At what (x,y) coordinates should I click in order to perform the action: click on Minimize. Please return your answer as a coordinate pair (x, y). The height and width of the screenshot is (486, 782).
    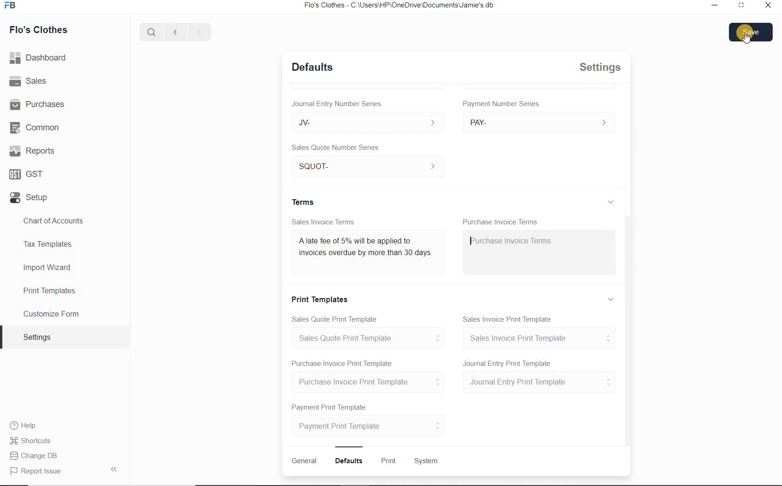
    Looking at the image, I should click on (715, 6).